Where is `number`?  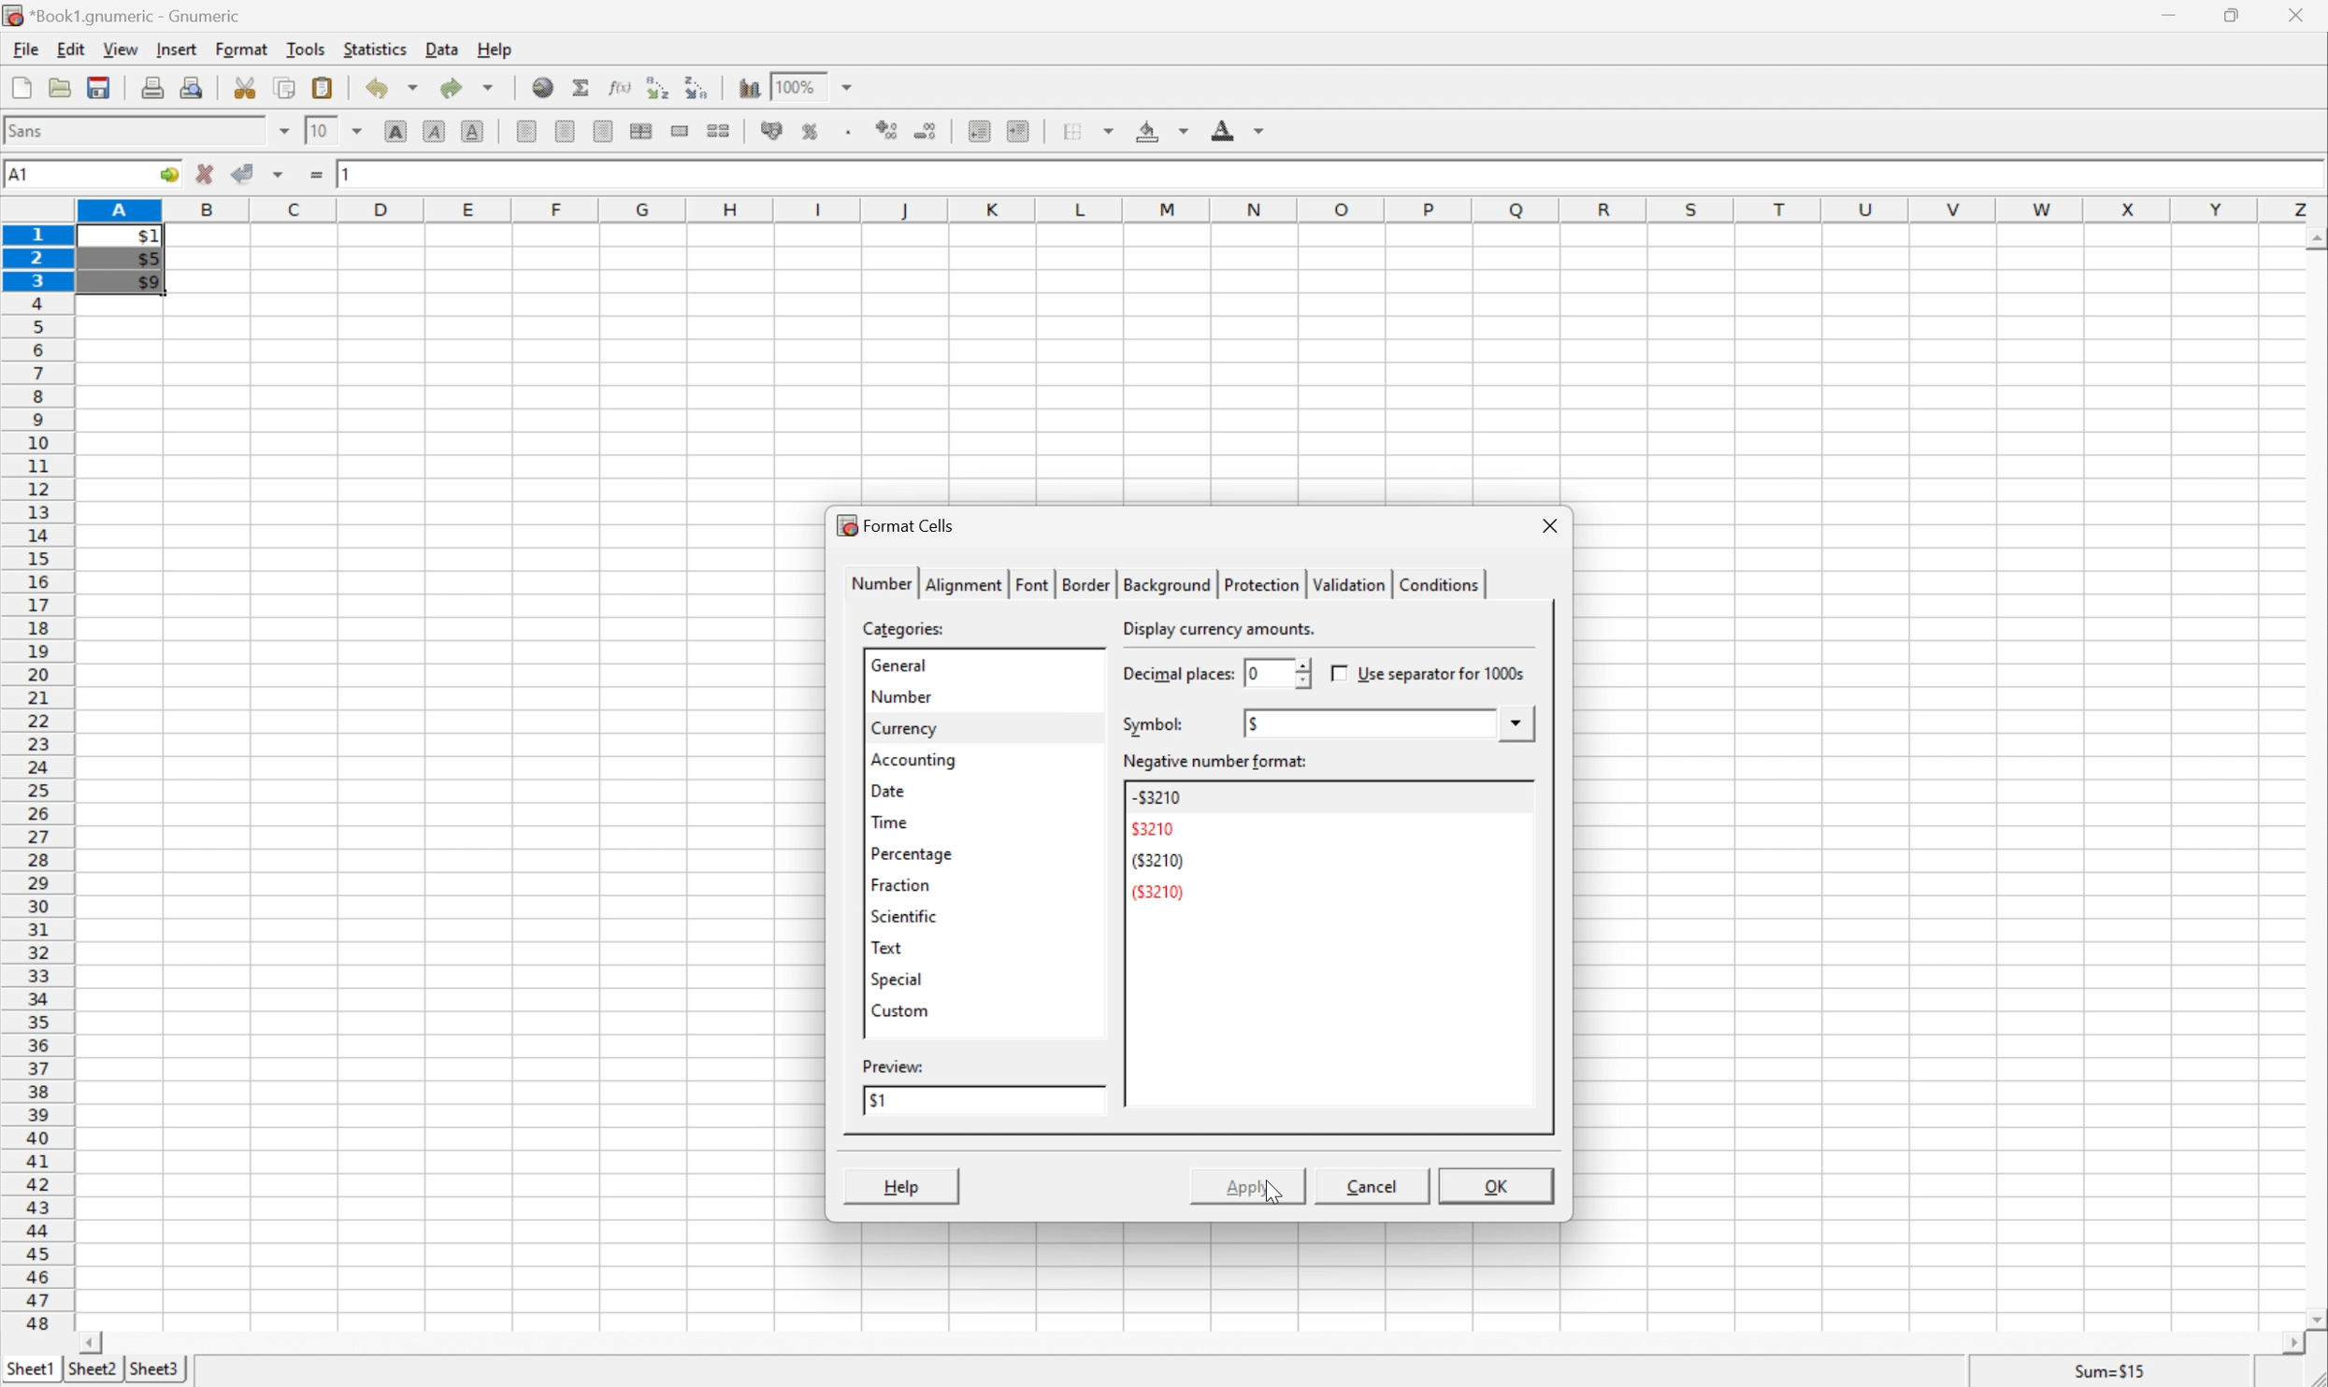 number is located at coordinates (898, 694).